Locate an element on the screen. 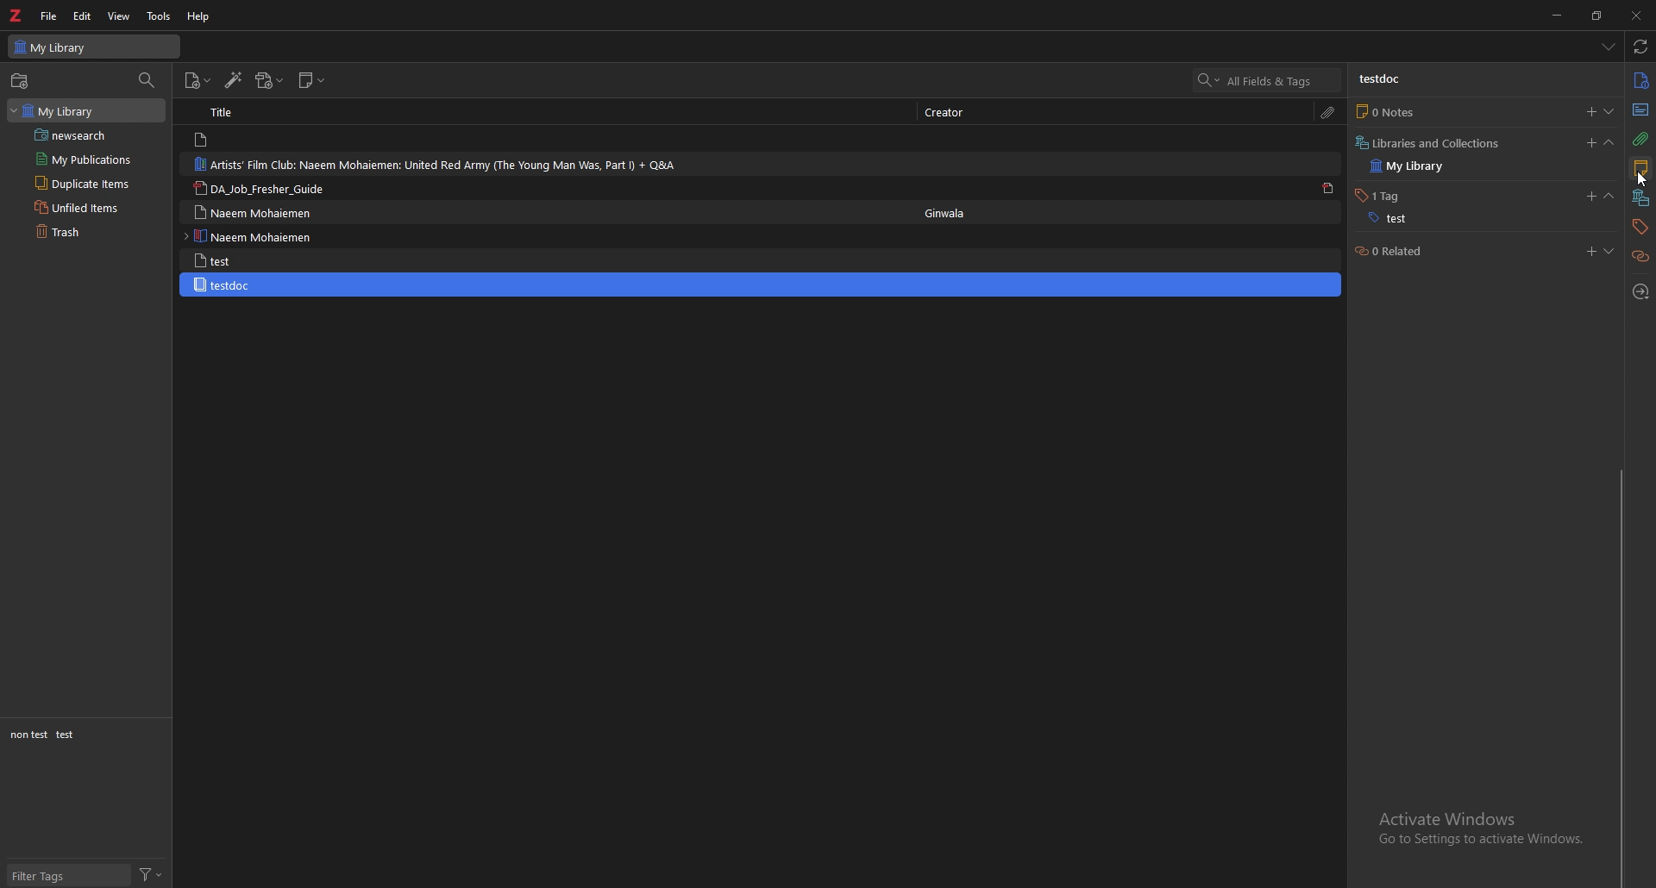  testdoc is located at coordinates (763, 284).